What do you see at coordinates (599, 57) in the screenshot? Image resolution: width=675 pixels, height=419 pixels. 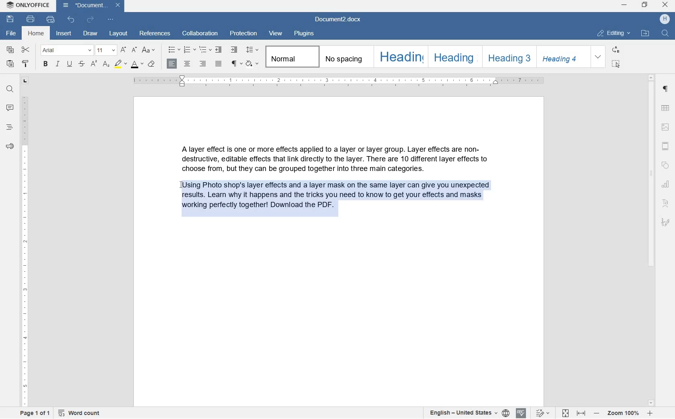 I see `EXPAND FORMATTING STYLE` at bounding box center [599, 57].